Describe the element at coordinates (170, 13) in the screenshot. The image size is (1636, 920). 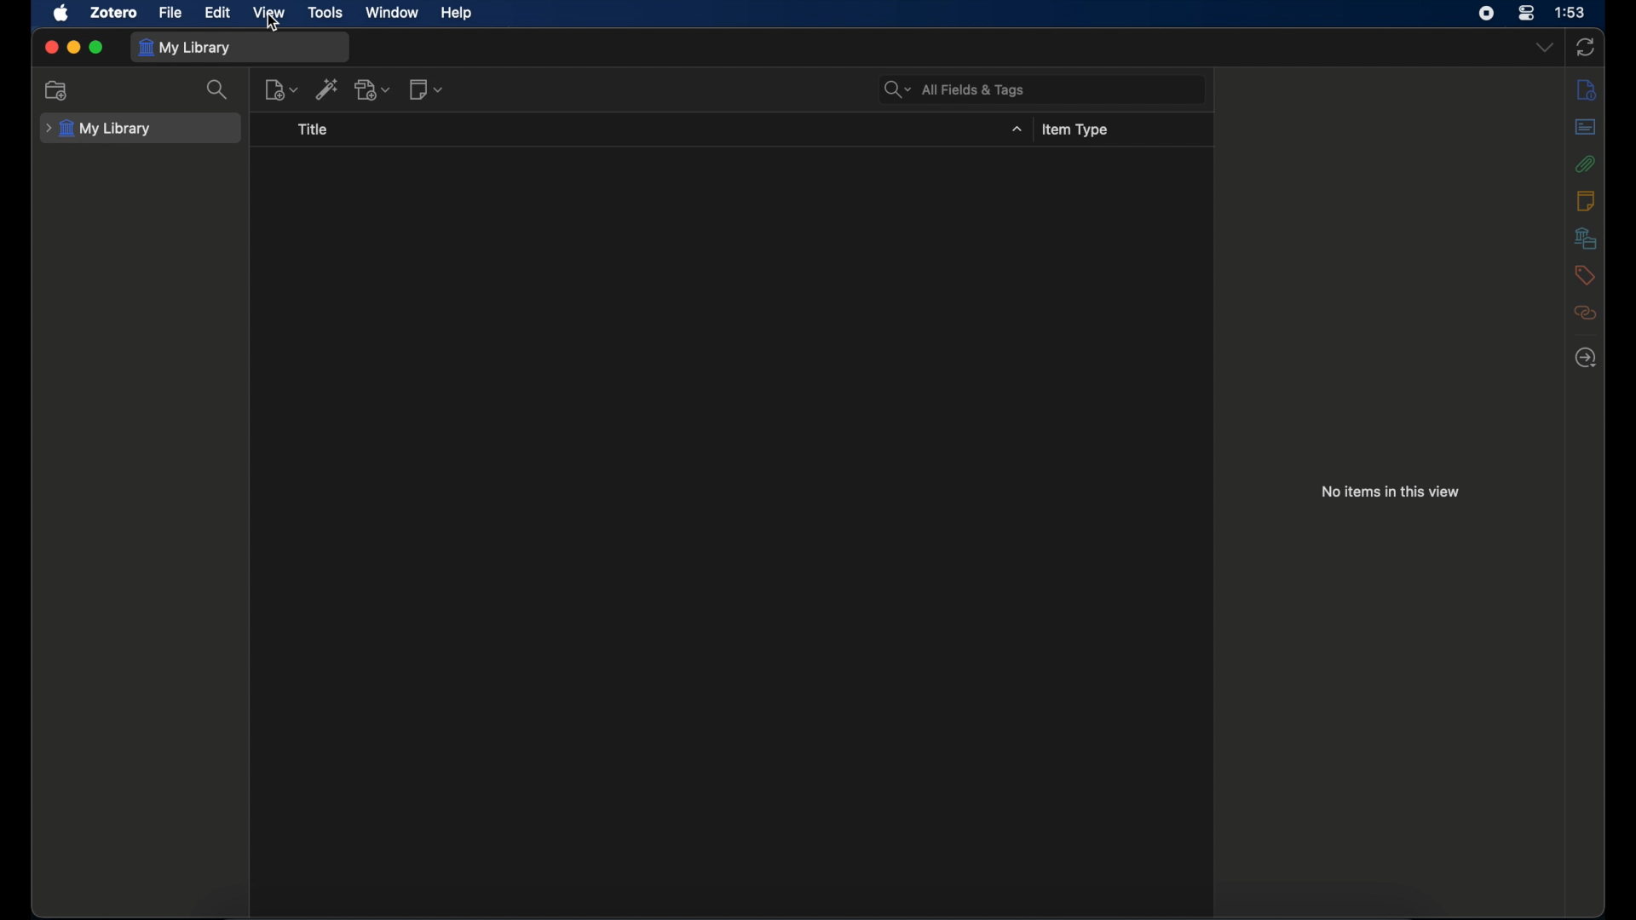
I see `file` at that location.